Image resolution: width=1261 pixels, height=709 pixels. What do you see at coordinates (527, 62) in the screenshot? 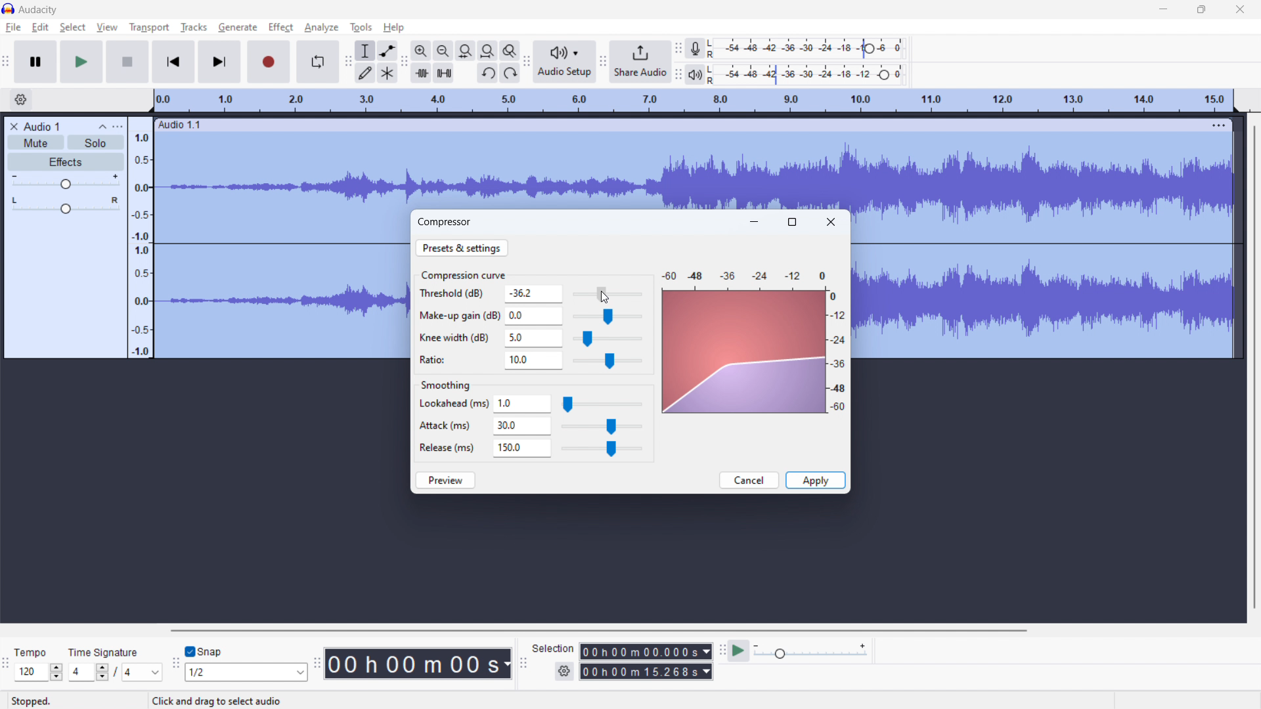
I see `Audio setup toolbar` at bounding box center [527, 62].